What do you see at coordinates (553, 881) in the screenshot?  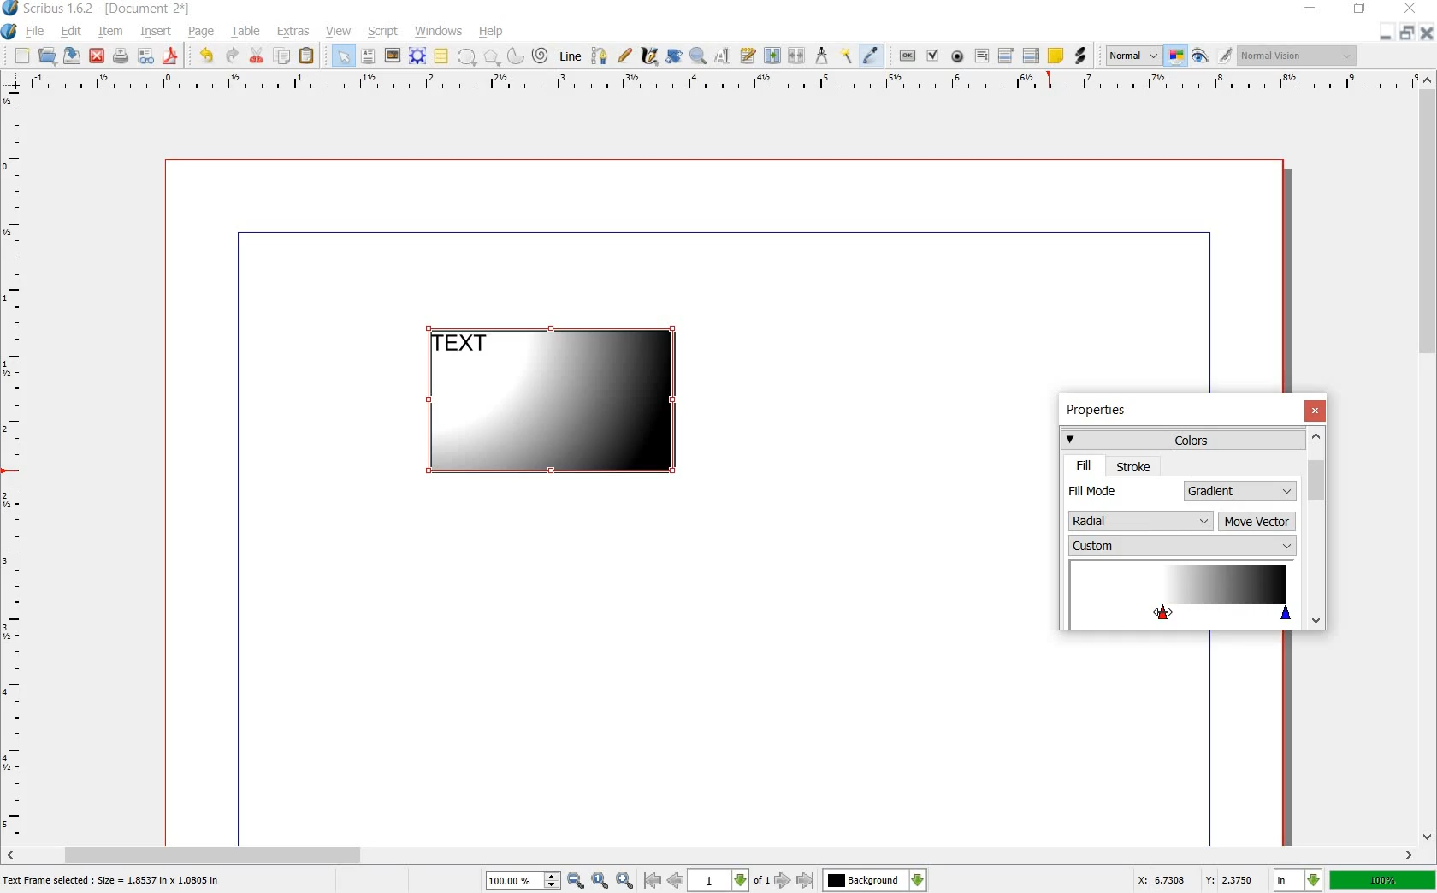 I see `Increase or decrease zoom value` at bounding box center [553, 881].